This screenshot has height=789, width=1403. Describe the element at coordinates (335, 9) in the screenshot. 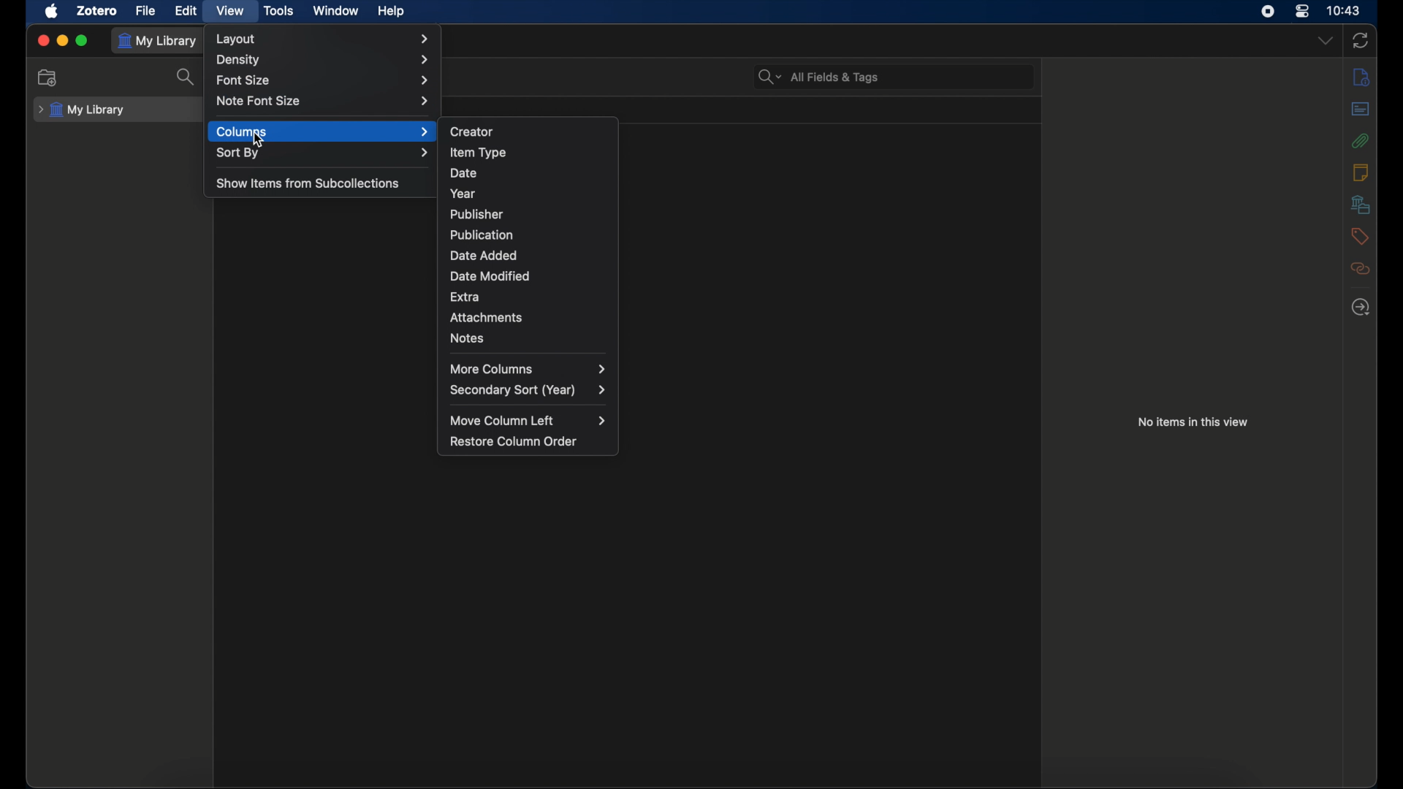

I see `window` at that location.